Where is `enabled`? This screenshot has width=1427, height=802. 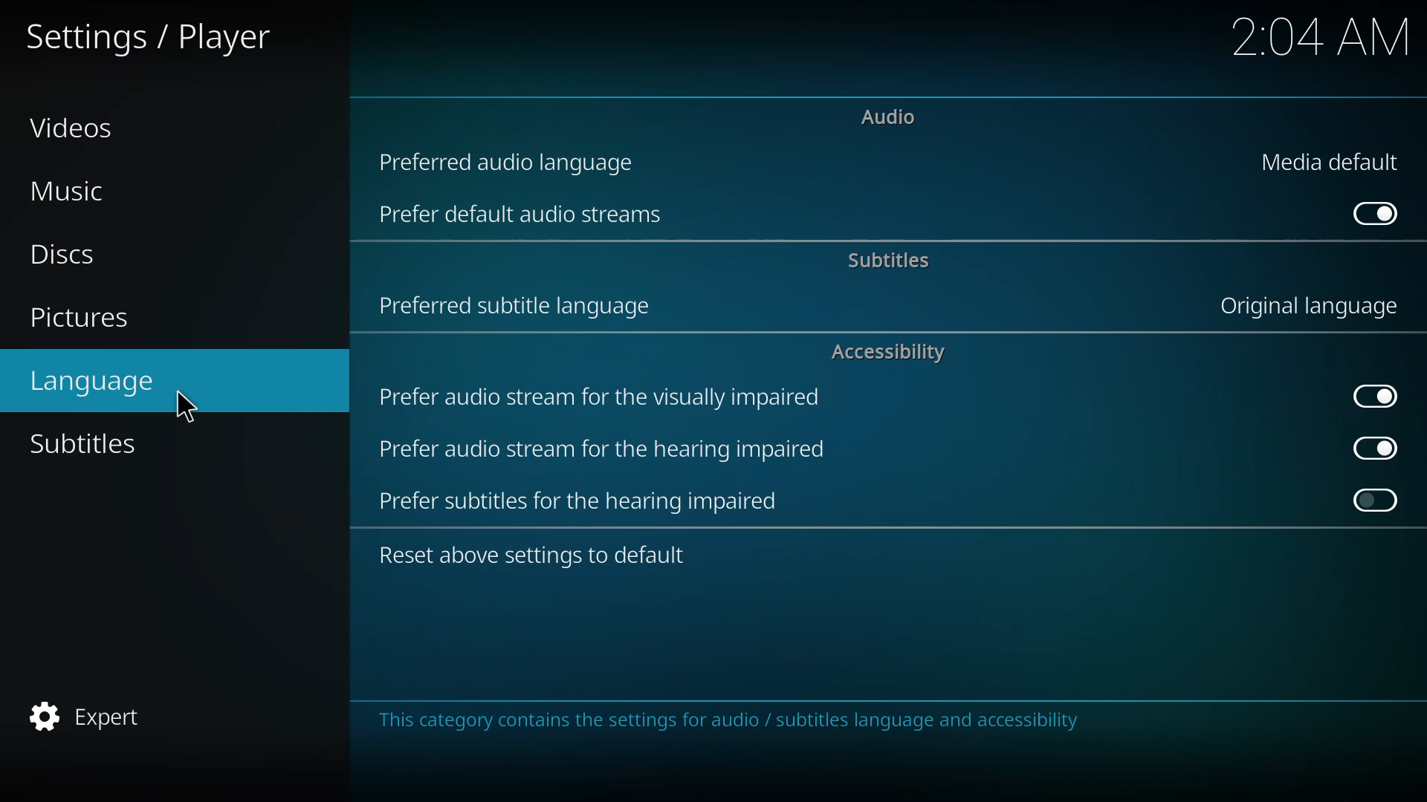
enabled is located at coordinates (1373, 397).